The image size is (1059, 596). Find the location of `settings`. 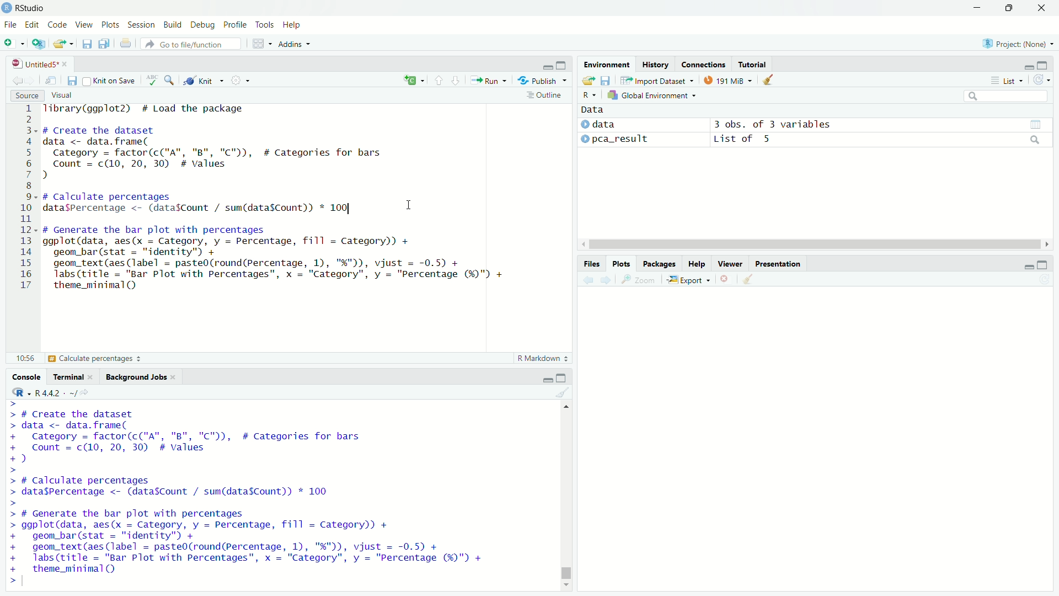

settings is located at coordinates (237, 79).